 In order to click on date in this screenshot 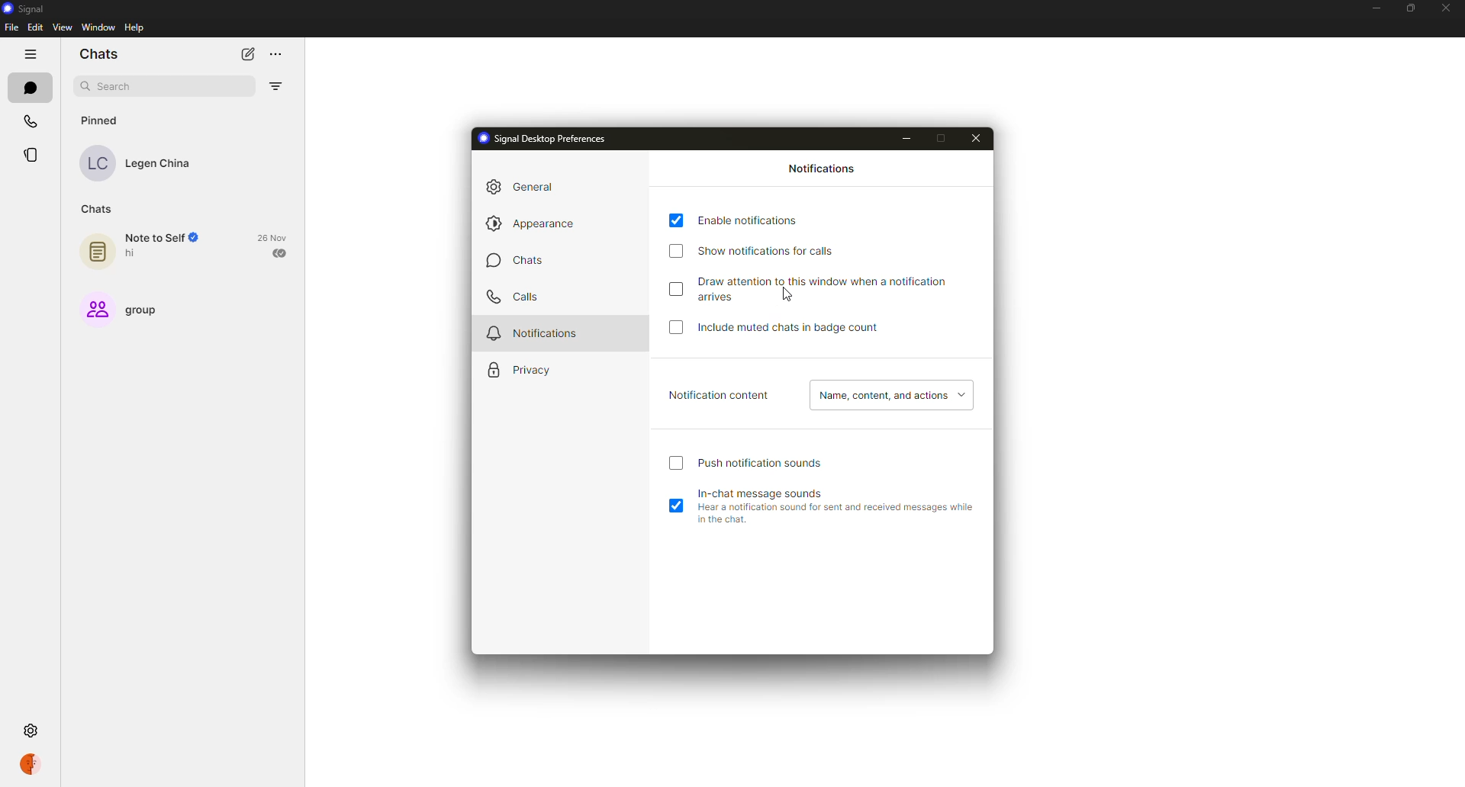, I will do `click(275, 237)`.